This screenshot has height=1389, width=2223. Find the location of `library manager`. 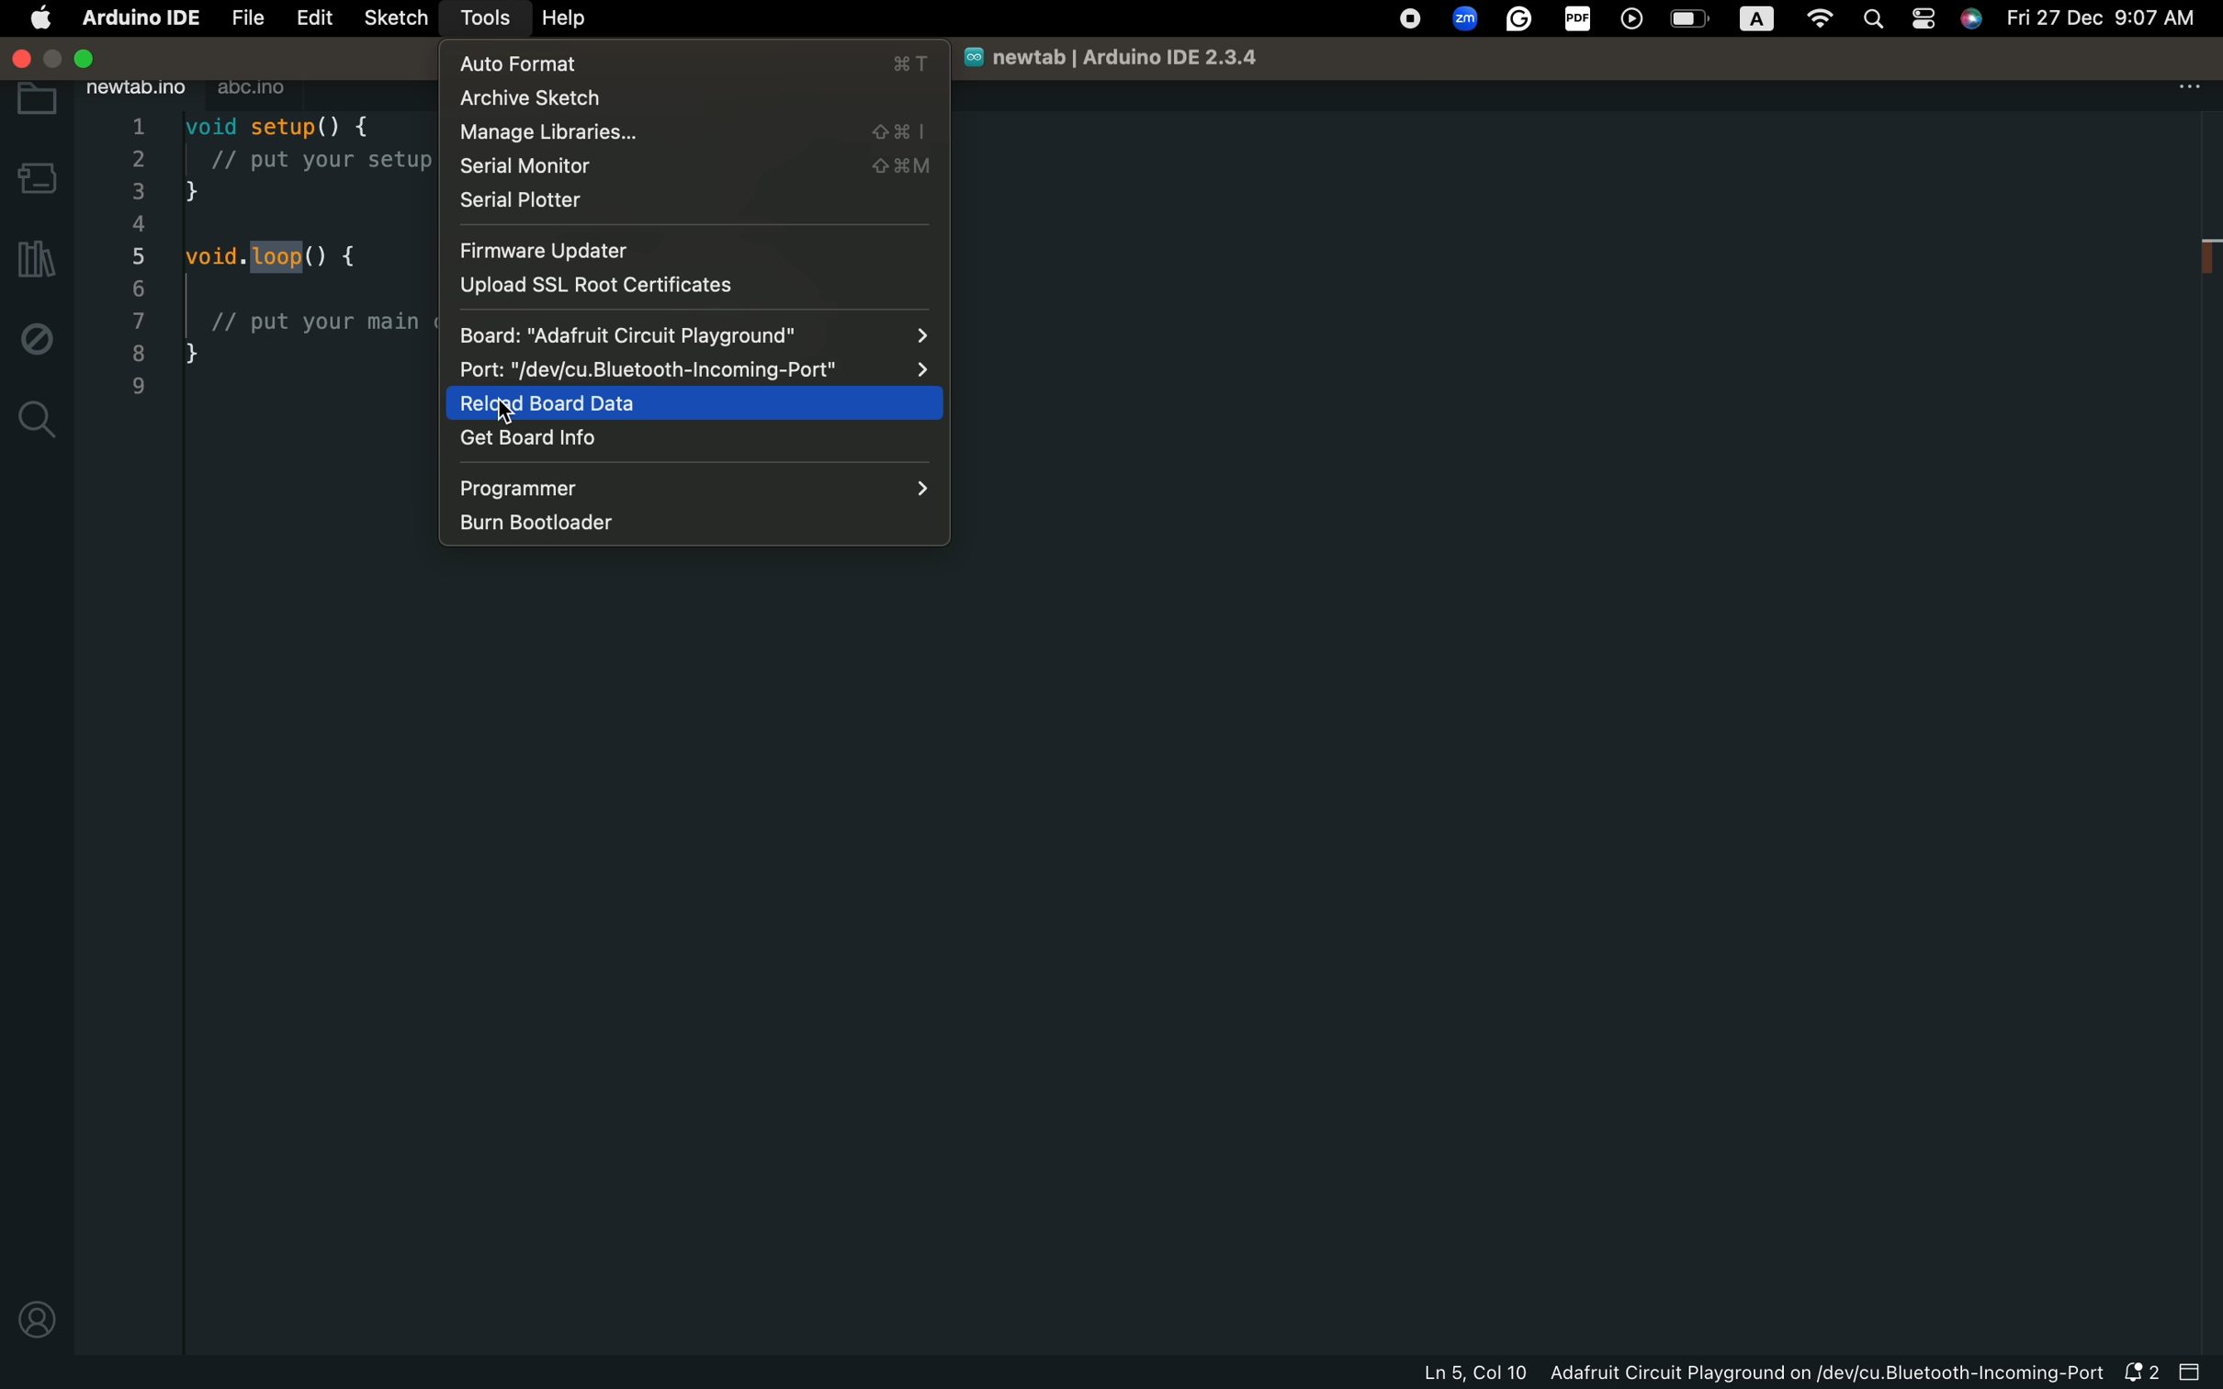

library manager is located at coordinates (37, 257).